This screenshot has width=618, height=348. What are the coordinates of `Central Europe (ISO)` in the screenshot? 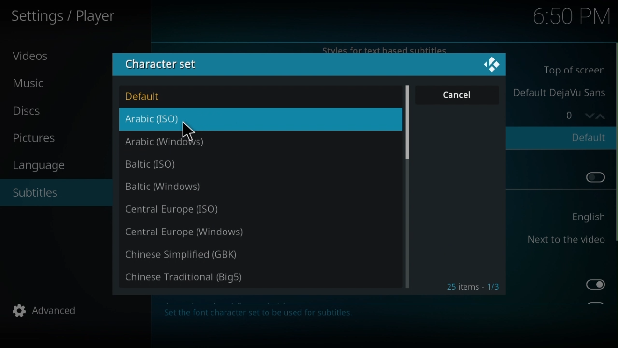 It's located at (173, 207).